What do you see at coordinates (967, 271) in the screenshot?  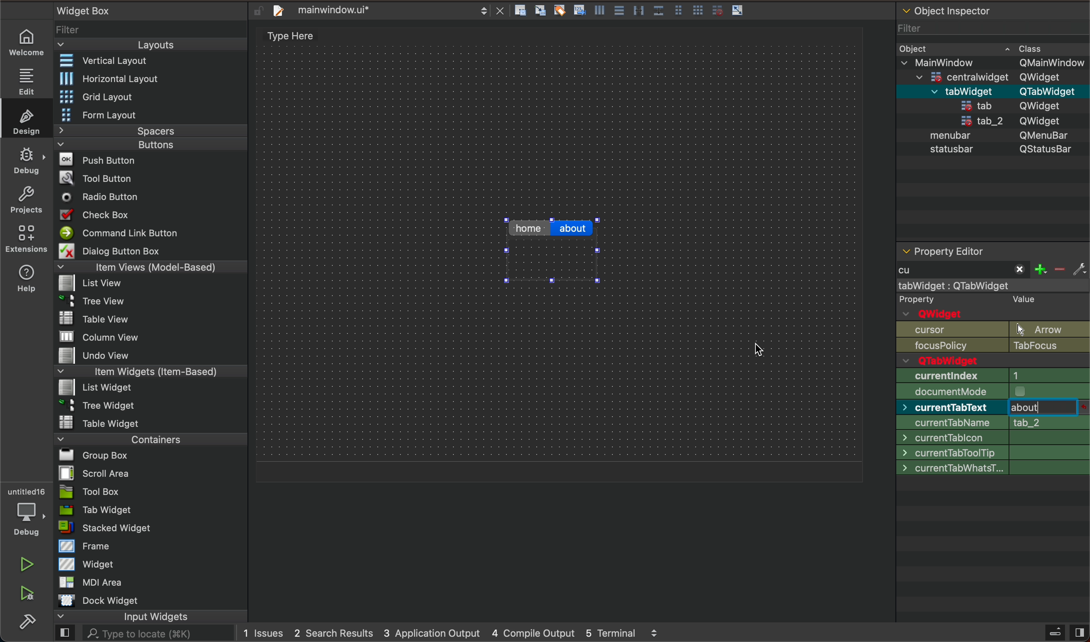 I see `start typing` at bounding box center [967, 271].